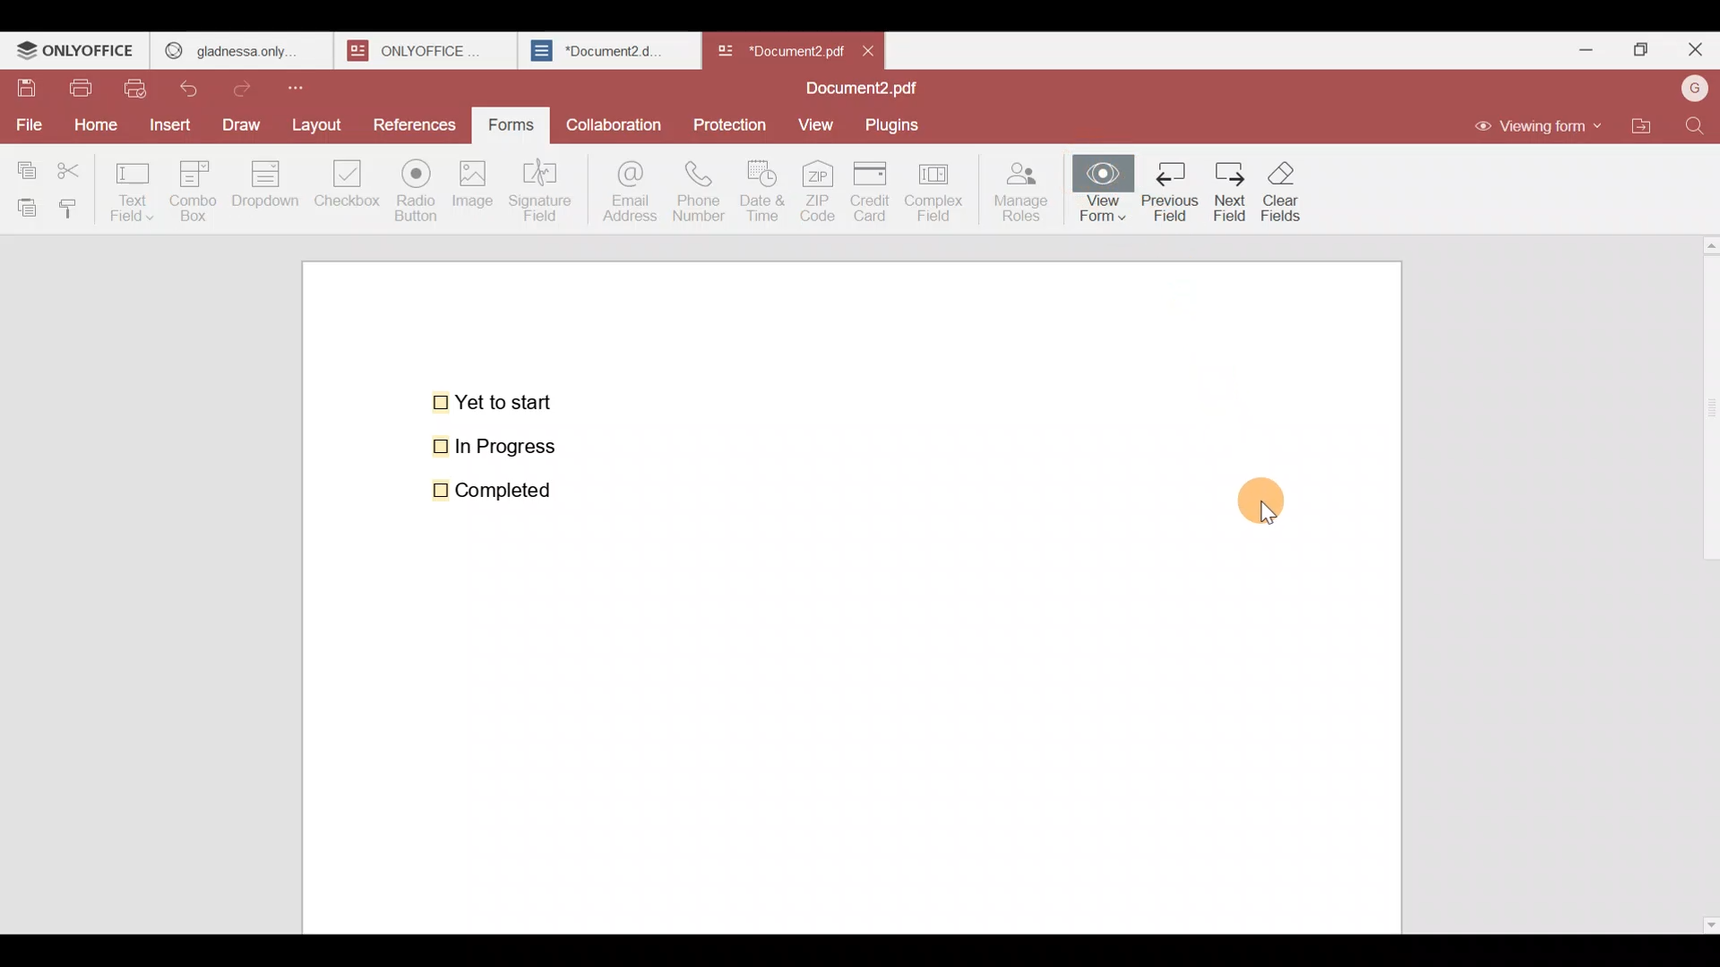 The width and height of the screenshot is (1720, 967). Describe the element at coordinates (1578, 47) in the screenshot. I see `Minimize` at that location.